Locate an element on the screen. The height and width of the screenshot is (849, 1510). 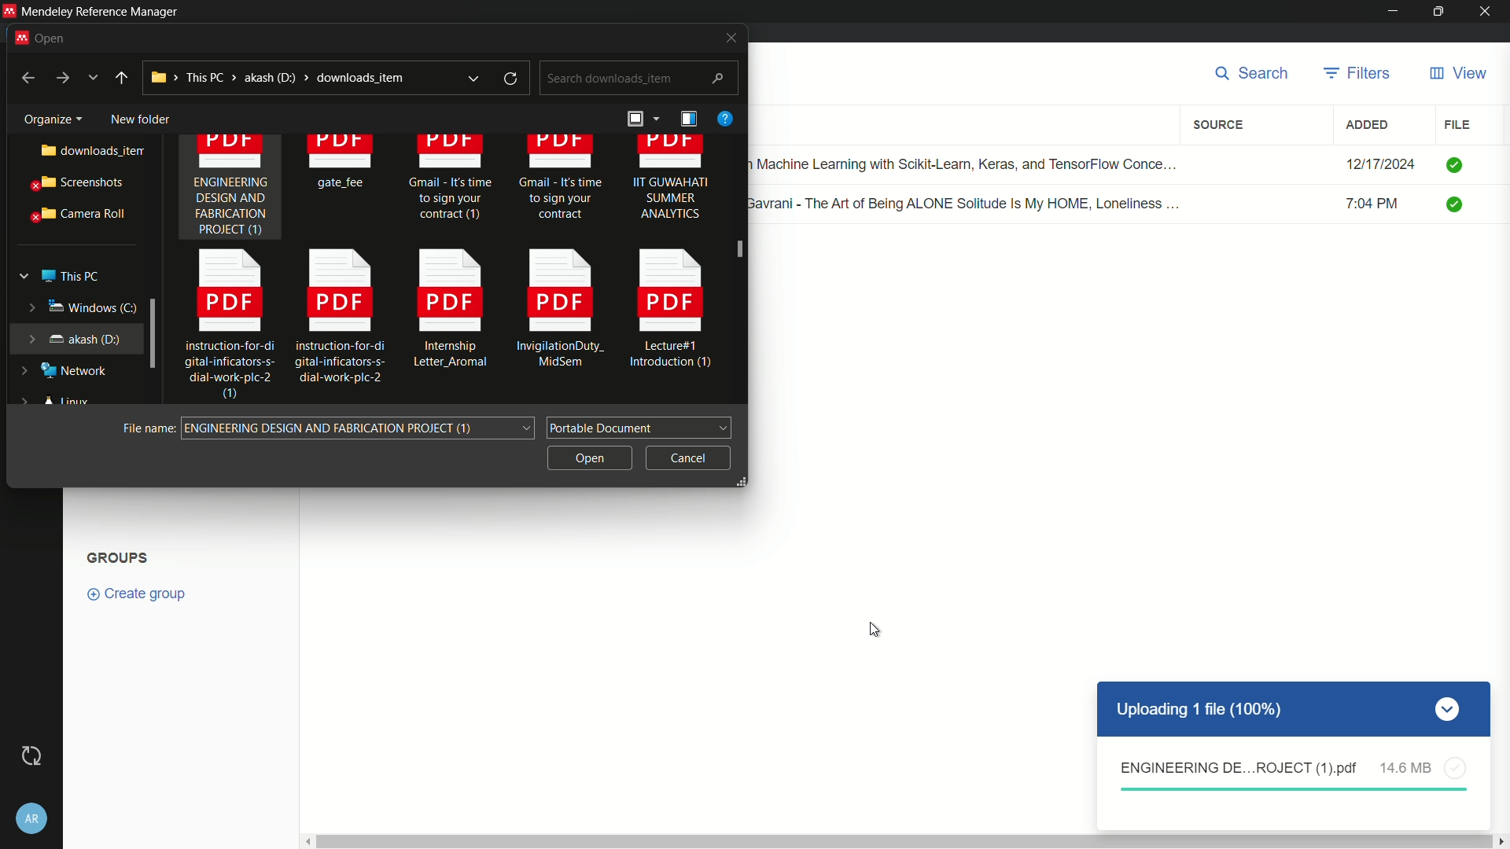
search is located at coordinates (1257, 75).